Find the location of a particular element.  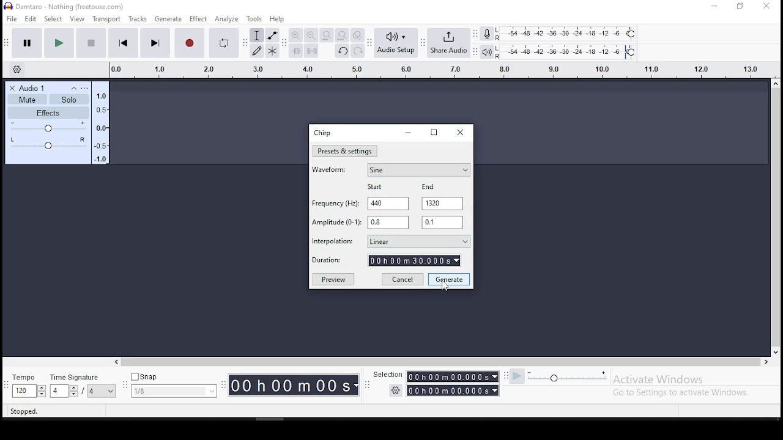

effect is located at coordinates (199, 19).